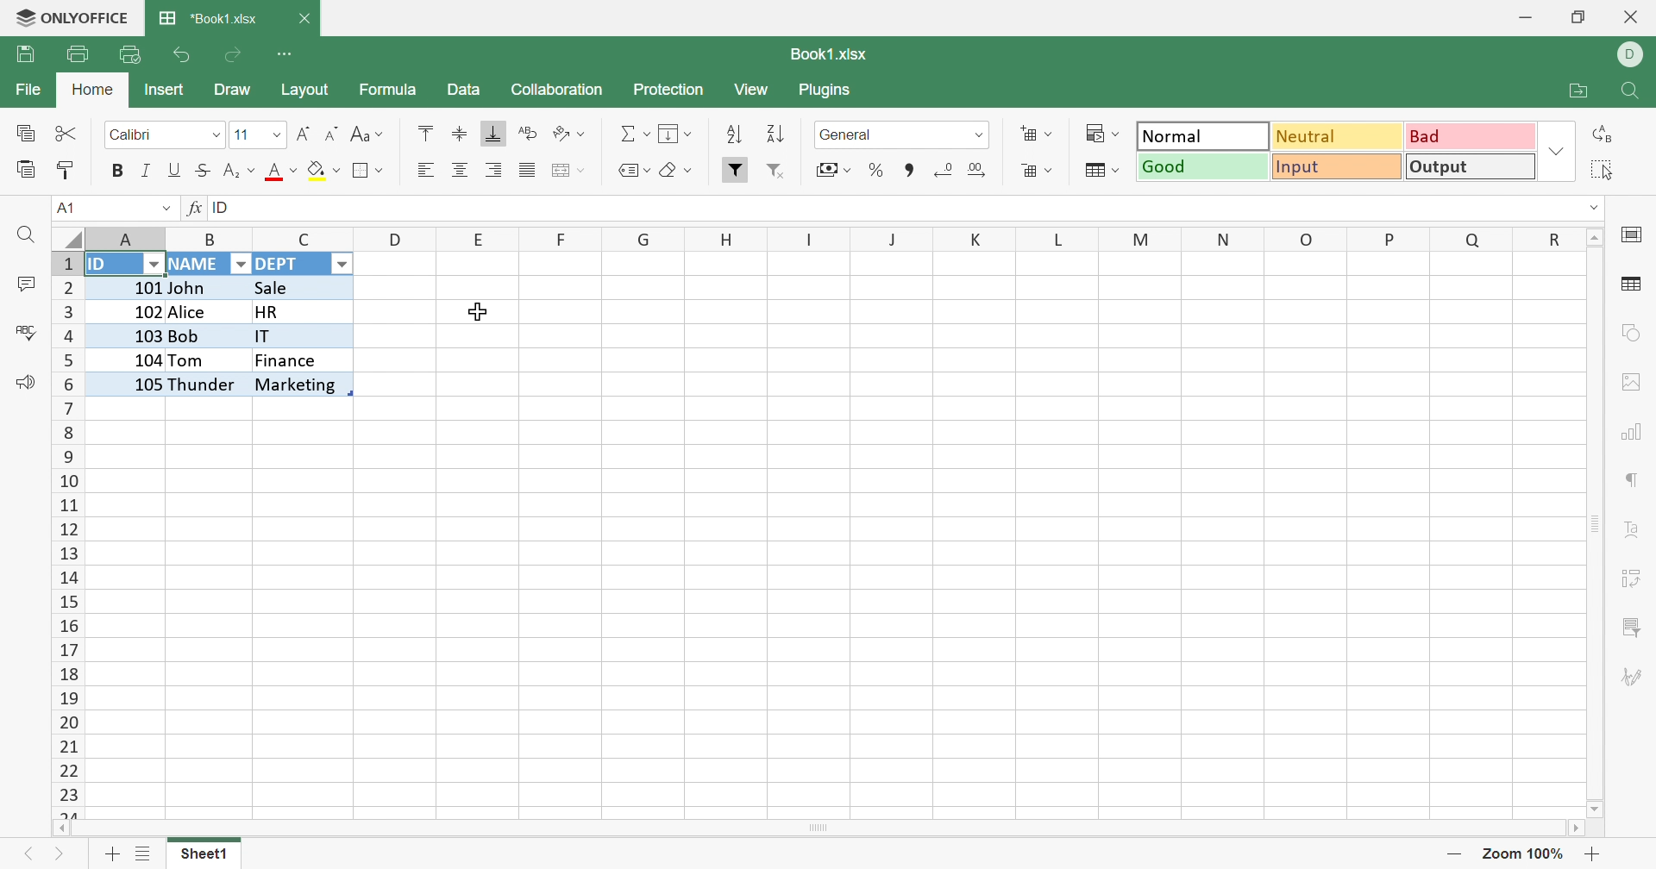 Image resolution: width=1656 pixels, height=869 pixels. I want to click on Finance, so click(289, 362).